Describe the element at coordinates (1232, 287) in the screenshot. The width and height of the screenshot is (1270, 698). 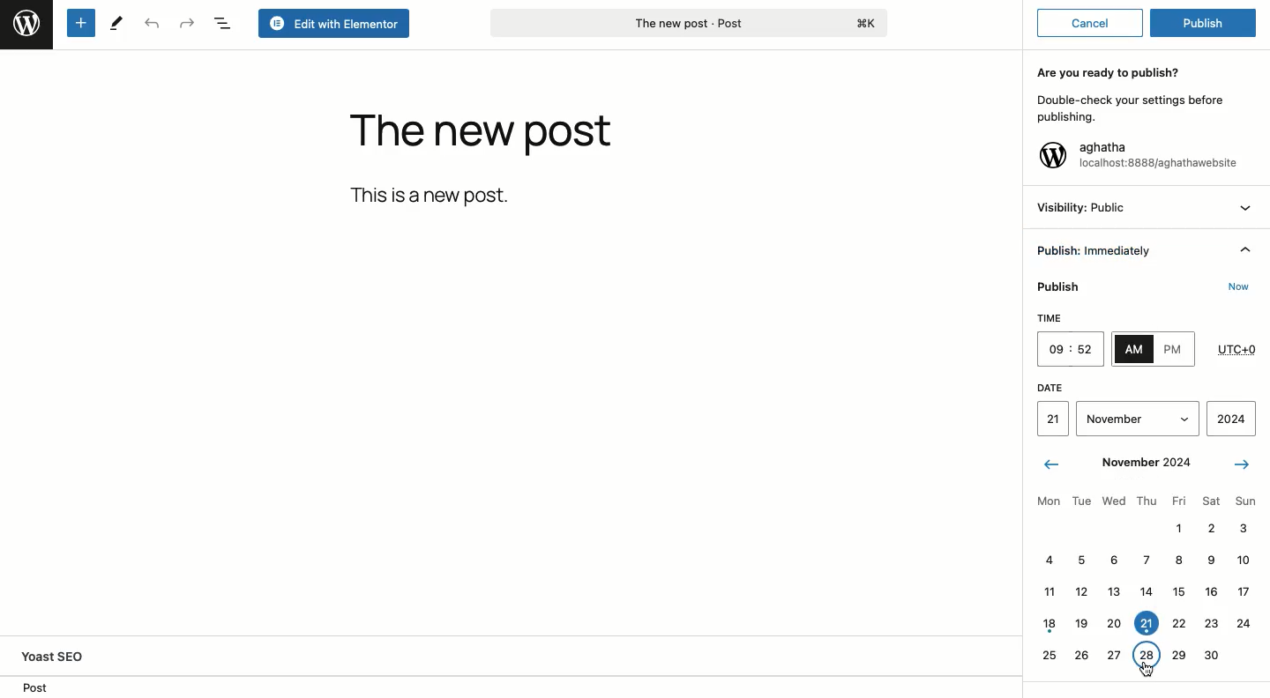
I see `Now` at that location.